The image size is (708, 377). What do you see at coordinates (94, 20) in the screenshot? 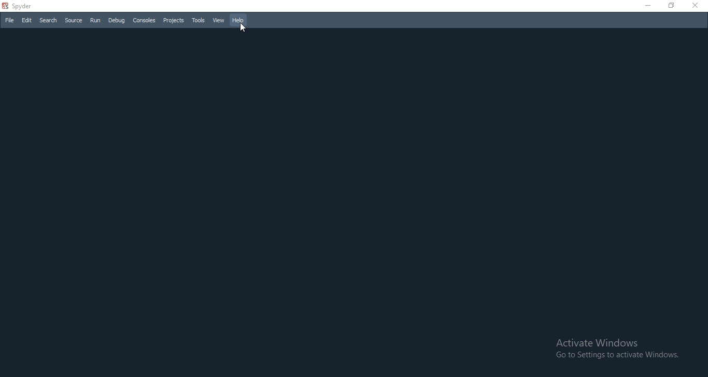
I see `Run` at bounding box center [94, 20].